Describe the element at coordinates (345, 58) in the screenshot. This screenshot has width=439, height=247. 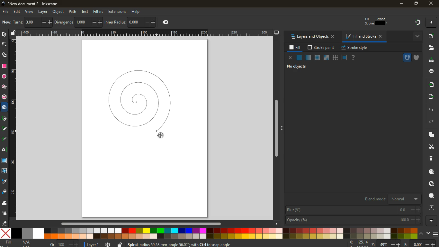
I see `screen` at that location.